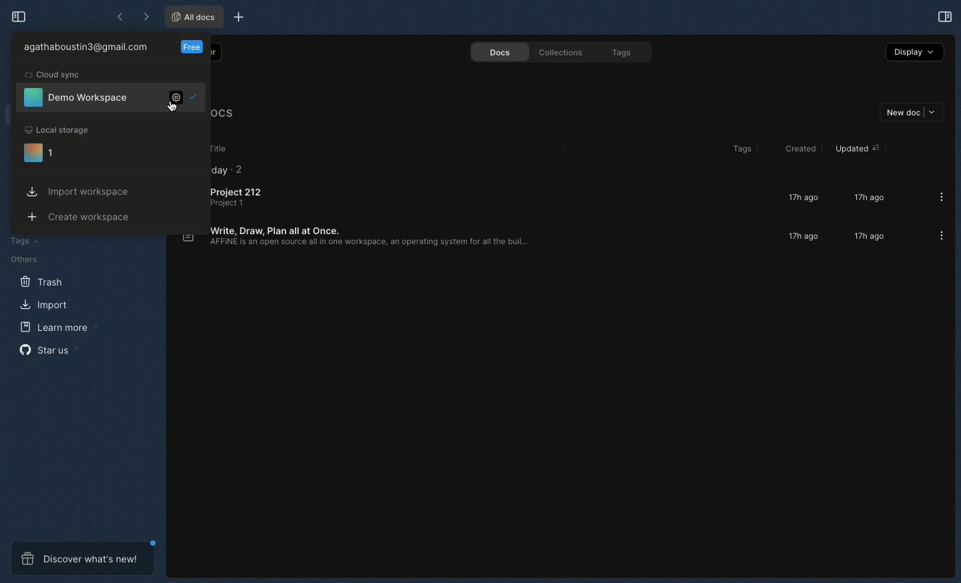 The image size is (961, 583). Describe the element at coordinates (245, 170) in the screenshot. I see `2 items` at that location.